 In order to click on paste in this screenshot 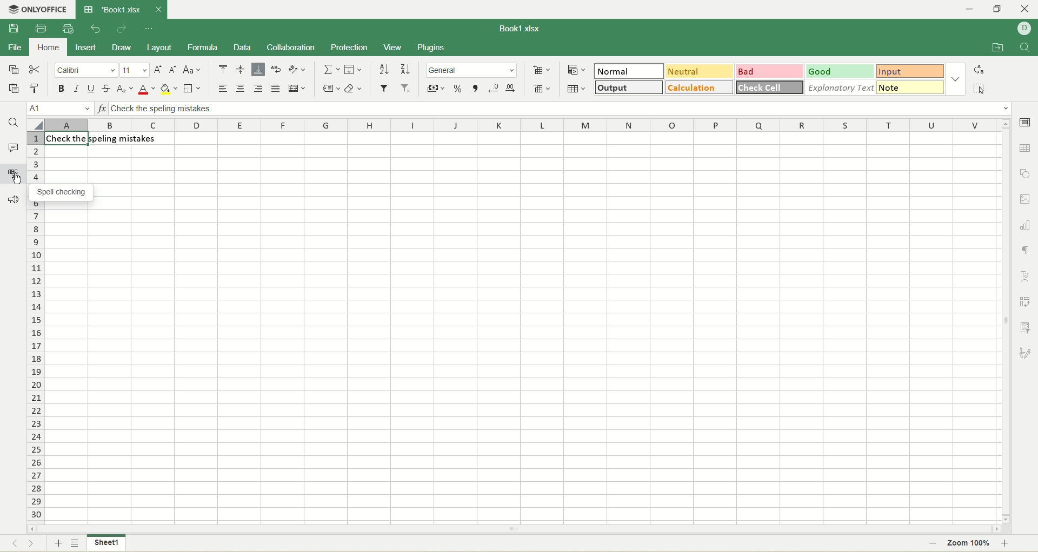, I will do `click(14, 88)`.